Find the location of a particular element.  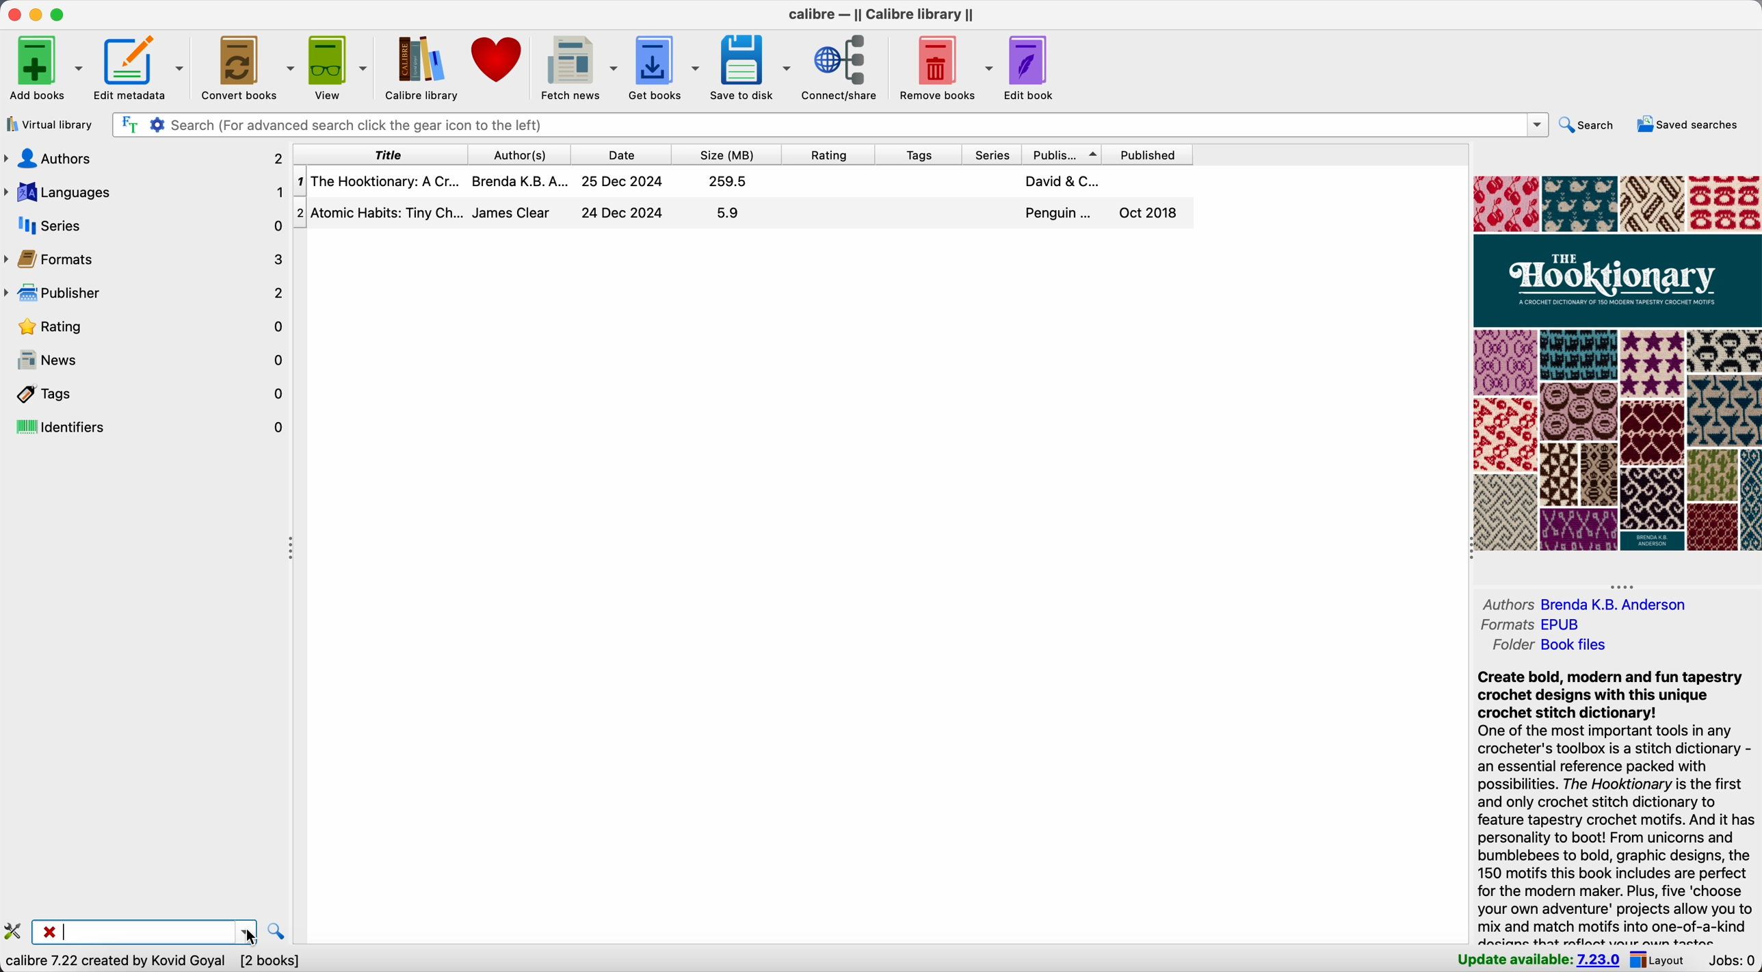

date is located at coordinates (624, 155).